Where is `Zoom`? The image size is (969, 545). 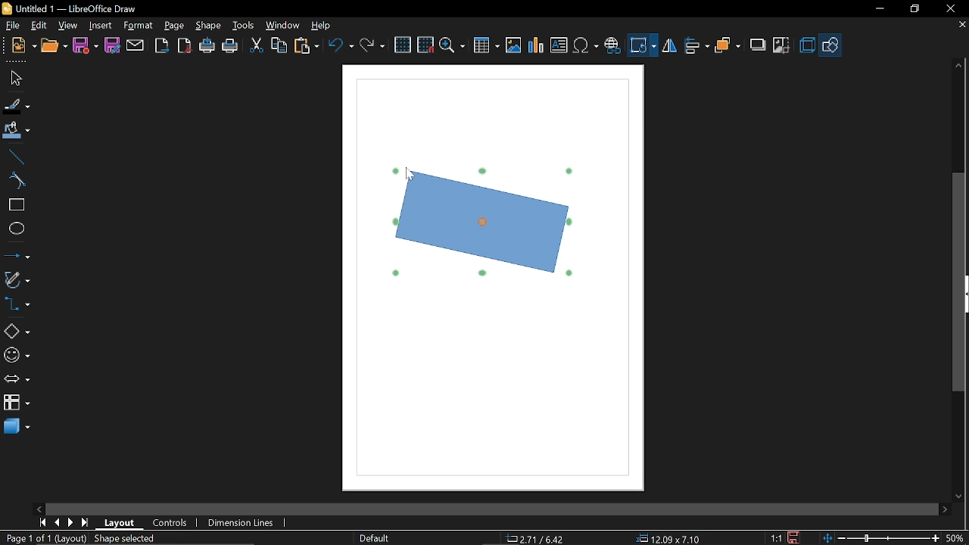 Zoom is located at coordinates (452, 46).